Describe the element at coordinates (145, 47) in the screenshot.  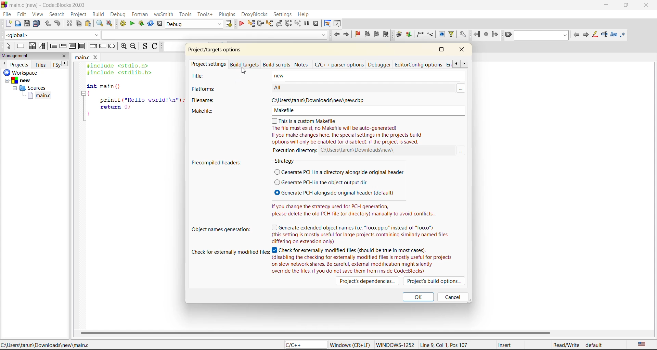
I see `toggle source` at that location.